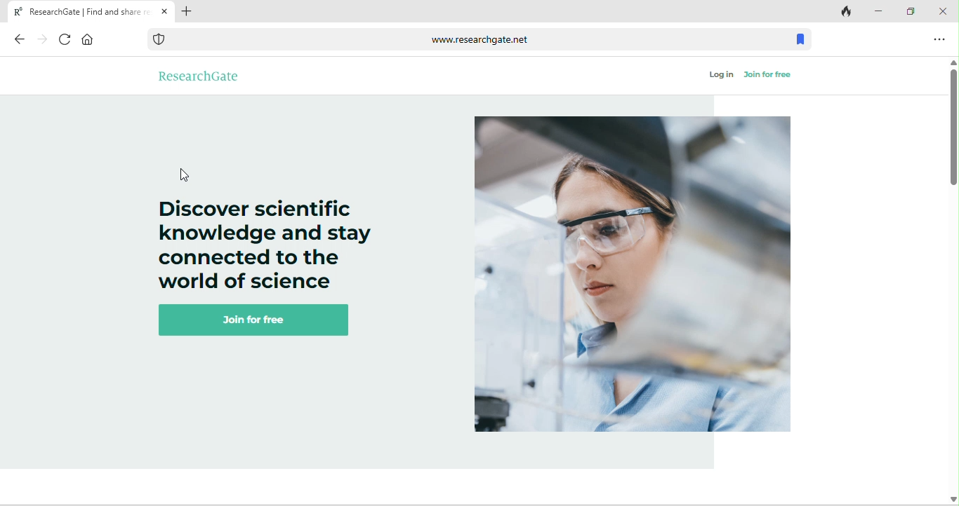 This screenshot has height=506, width=959. Describe the element at coordinates (635, 275) in the screenshot. I see `image` at that location.